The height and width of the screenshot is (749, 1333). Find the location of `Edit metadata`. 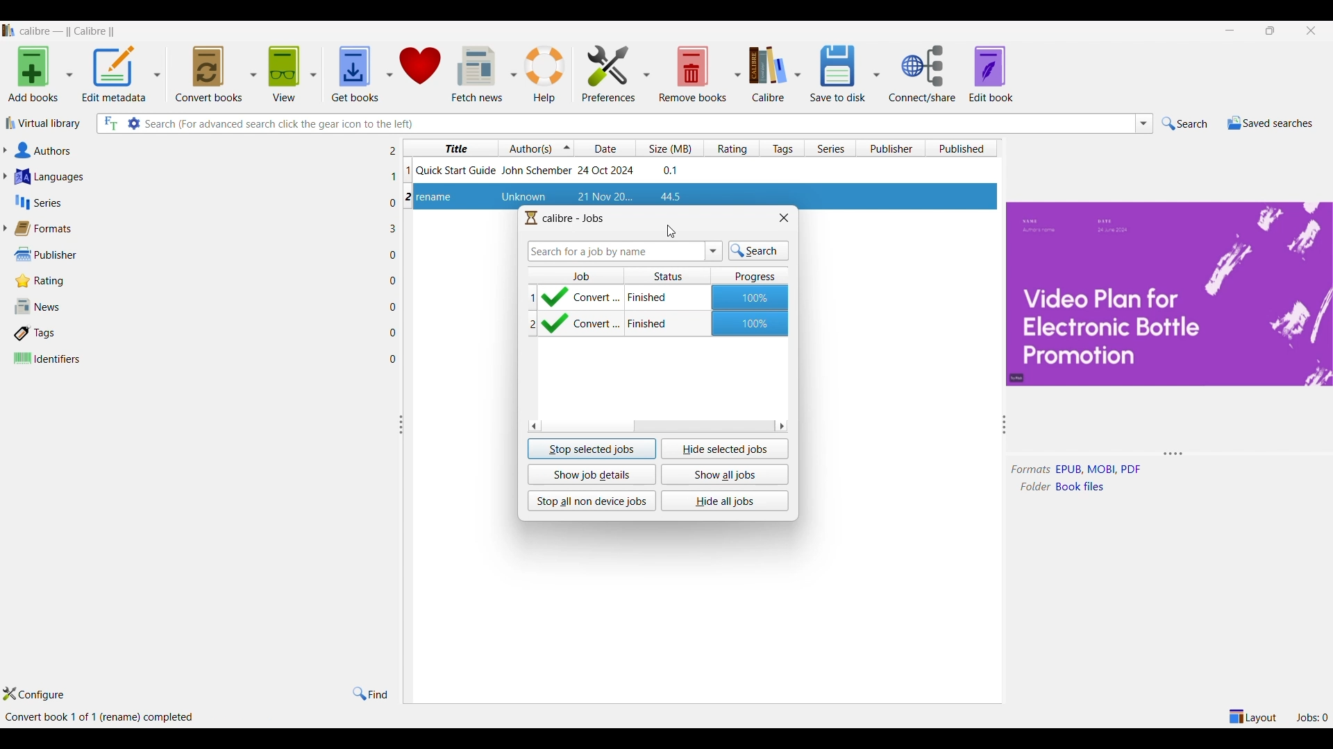

Edit metadata is located at coordinates (114, 74).